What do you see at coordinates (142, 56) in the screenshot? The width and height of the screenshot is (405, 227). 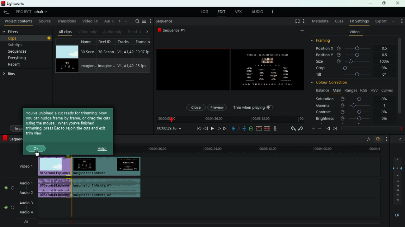 I see `frame` at bounding box center [142, 56].